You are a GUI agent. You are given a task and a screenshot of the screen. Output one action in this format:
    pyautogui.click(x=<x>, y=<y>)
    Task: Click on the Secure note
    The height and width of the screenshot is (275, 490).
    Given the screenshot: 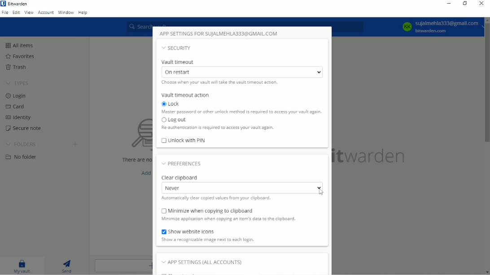 What is the action you would take?
    pyautogui.click(x=24, y=128)
    